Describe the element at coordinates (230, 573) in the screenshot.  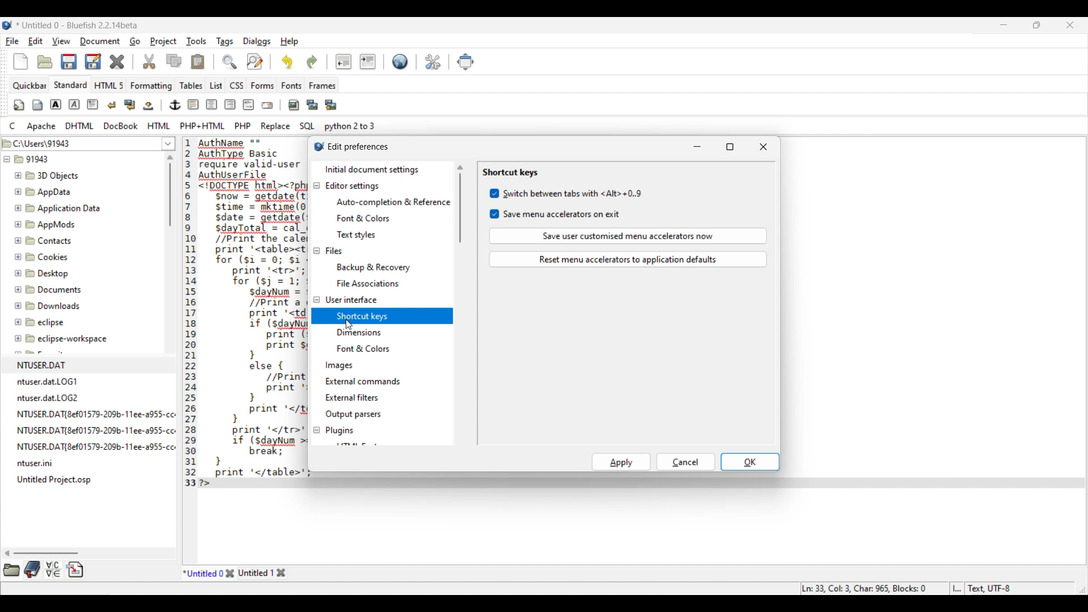
I see `Close` at that location.